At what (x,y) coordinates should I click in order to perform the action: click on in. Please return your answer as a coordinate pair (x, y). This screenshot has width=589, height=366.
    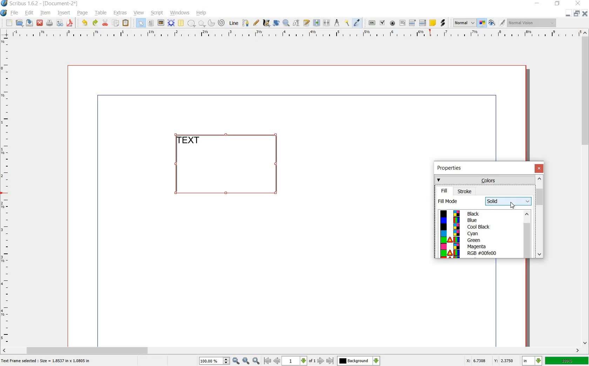
    Looking at the image, I should click on (533, 361).